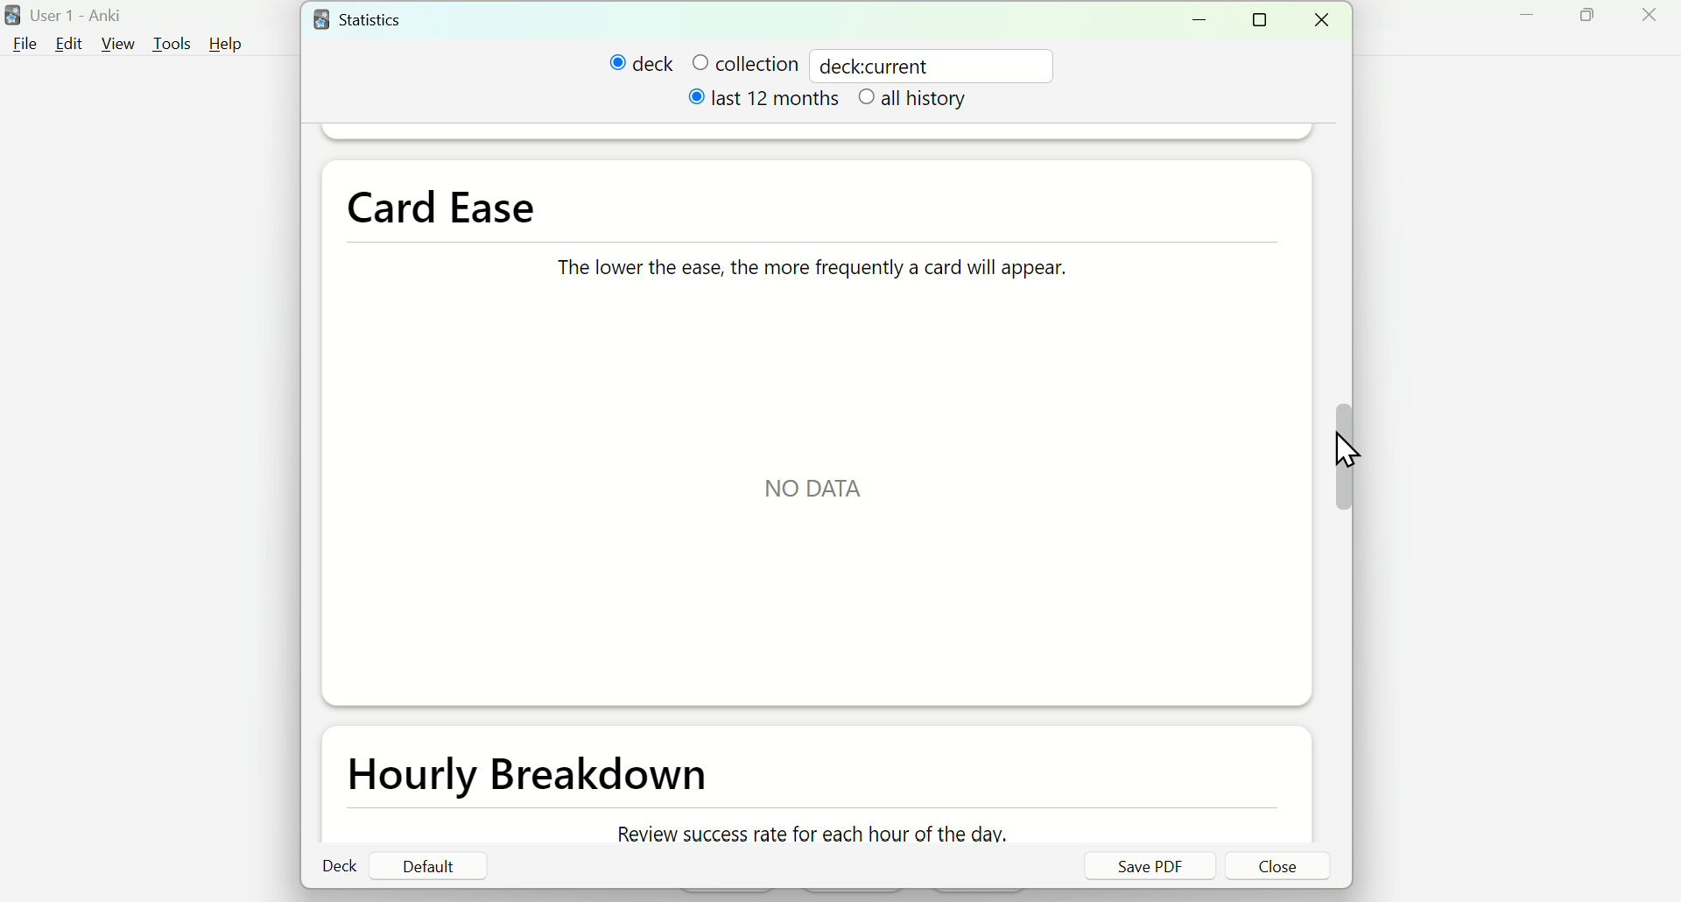 The image size is (1681, 902). Describe the element at coordinates (68, 43) in the screenshot. I see `Edit` at that location.